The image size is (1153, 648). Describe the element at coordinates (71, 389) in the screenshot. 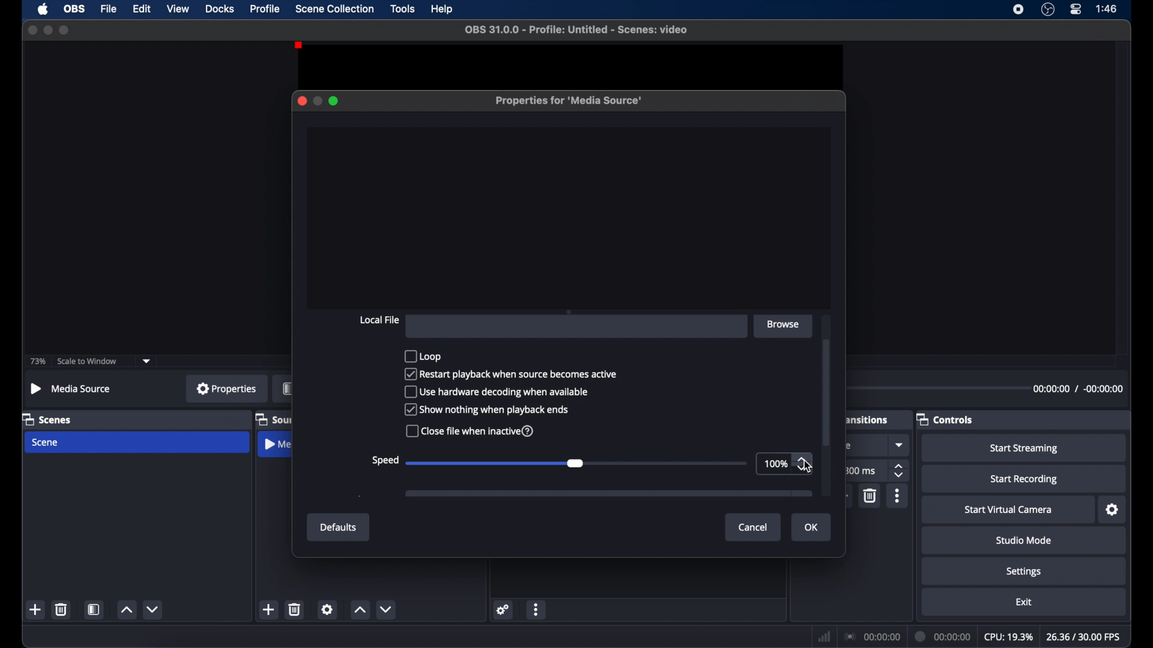

I see `no source selected` at that location.